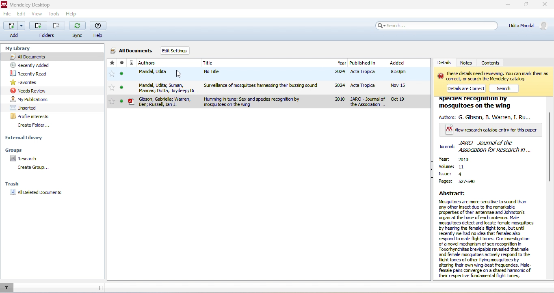  Describe the element at coordinates (264, 87) in the screenshot. I see `surveillance of mosquitoes harnessing their buzzing sound` at that location.